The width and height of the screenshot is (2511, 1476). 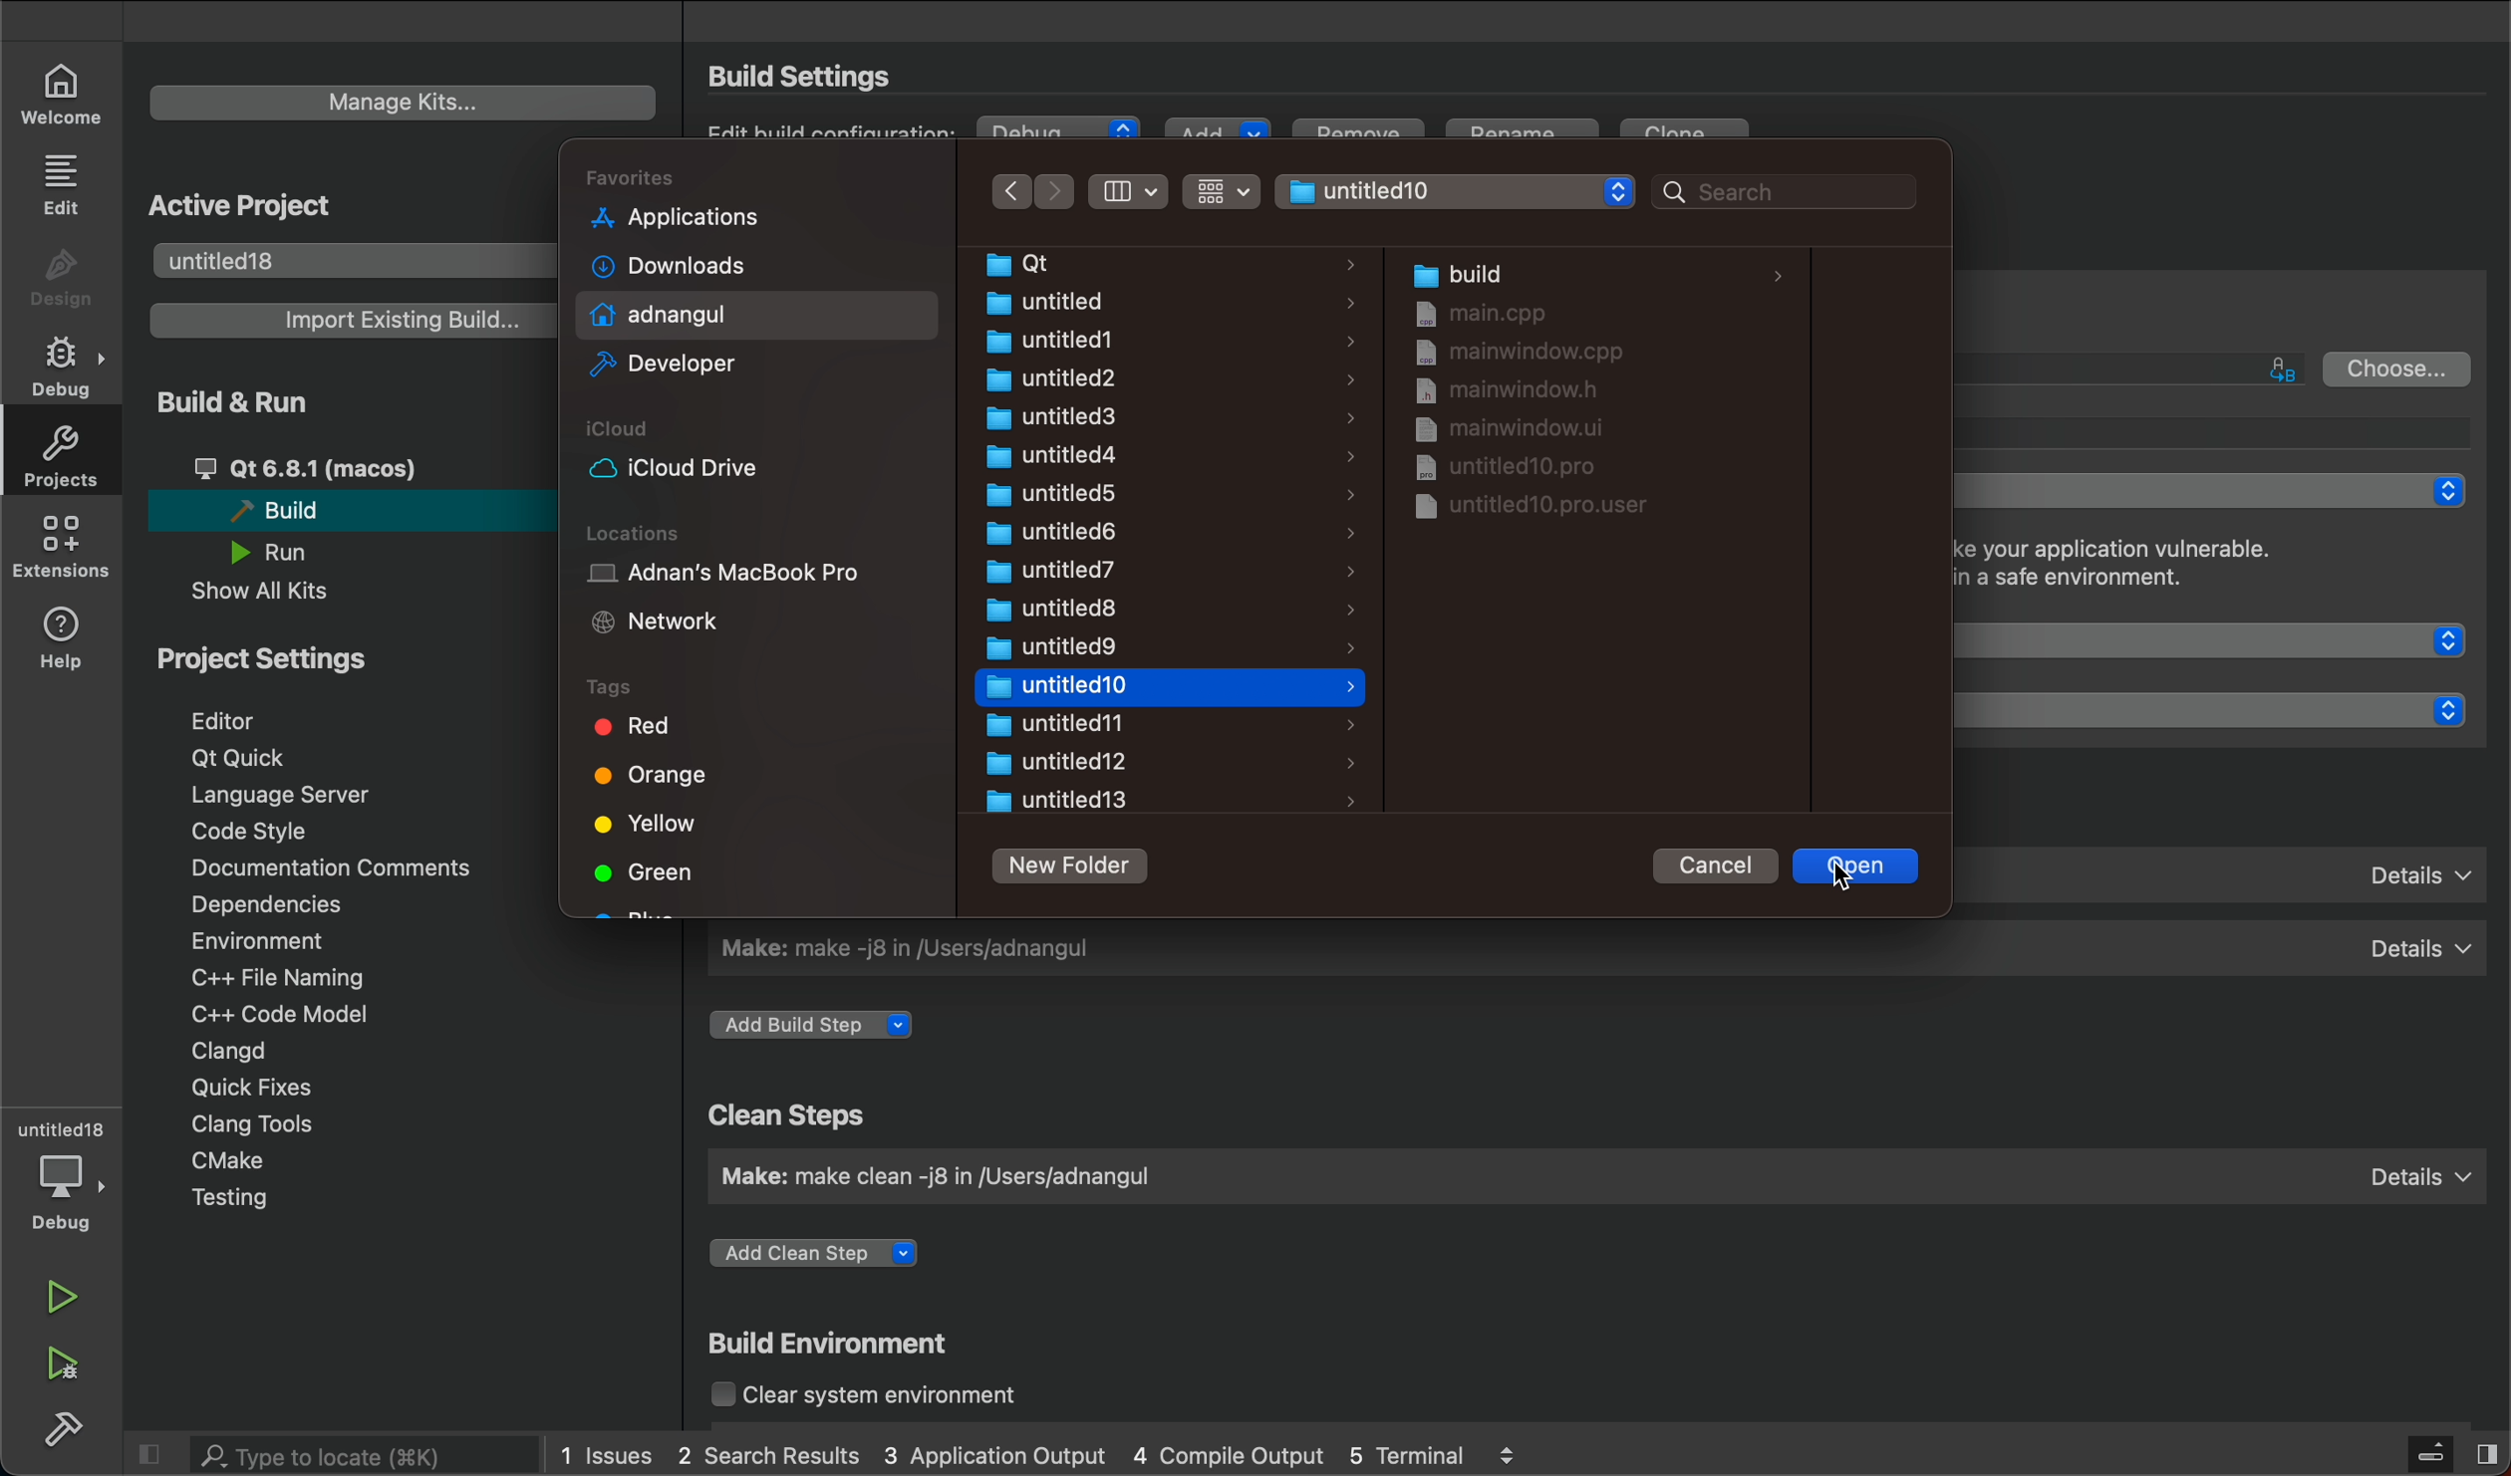 I want to click on edit, so click(x=60, y=184).